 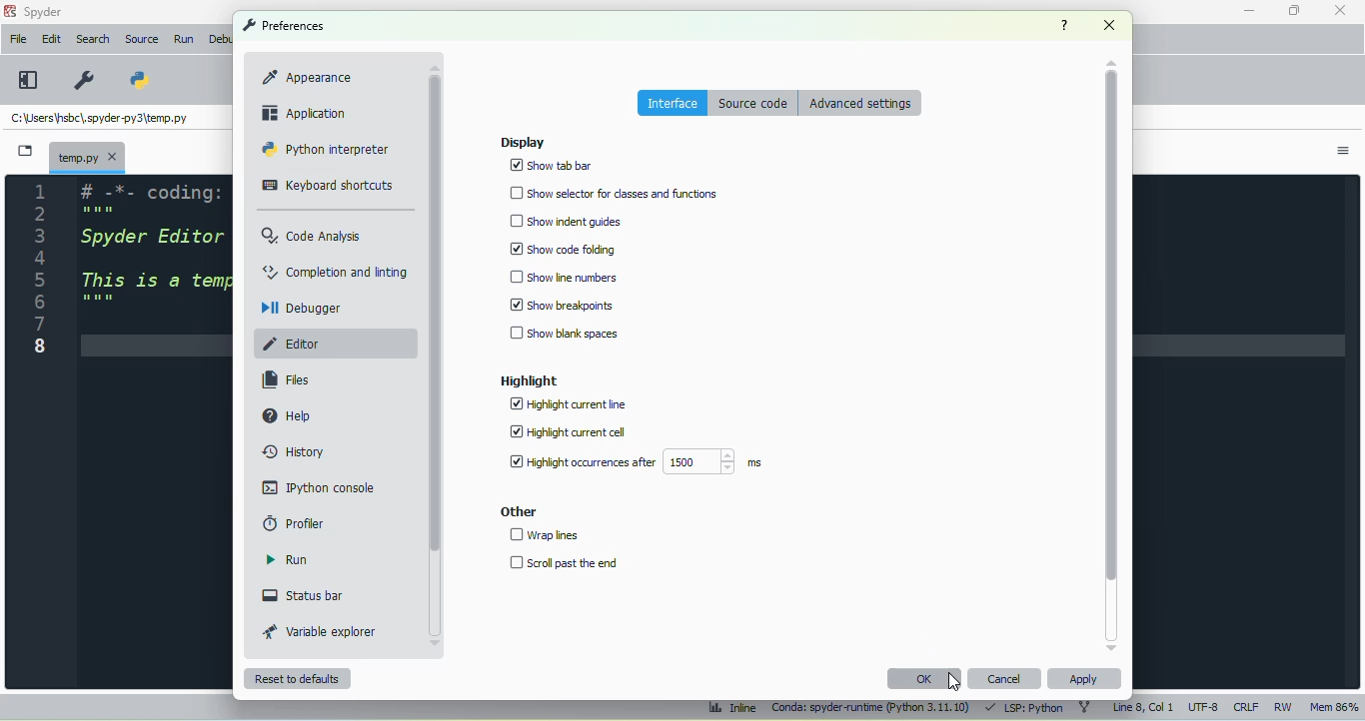 I want to click on other, so click(x=518, y=512).